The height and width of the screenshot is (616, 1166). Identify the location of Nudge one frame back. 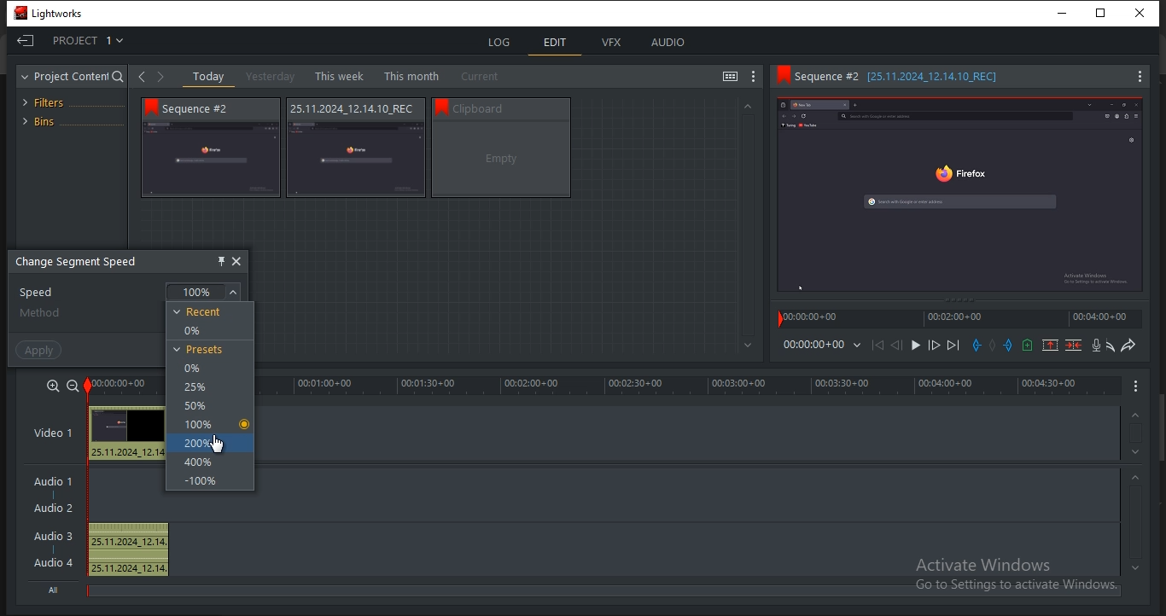
(897, 346).